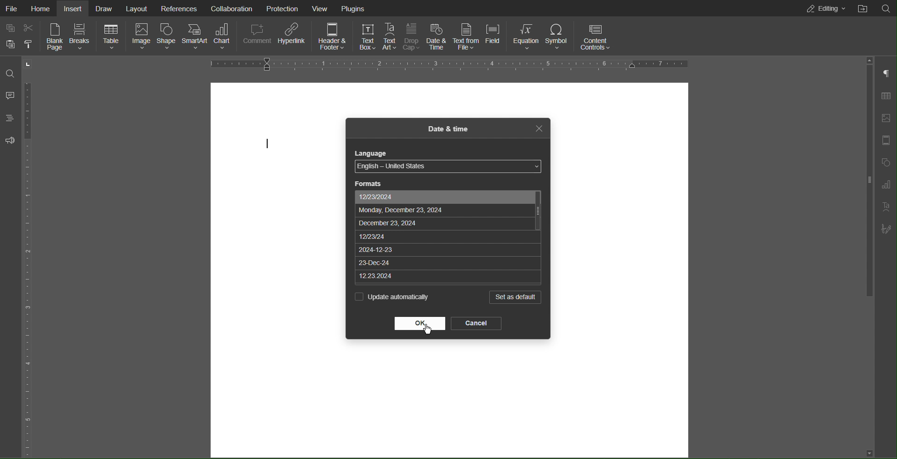 Image resolution: width=897 pixels, height=459 pixels. I want to click on Search, so click(10, 74).